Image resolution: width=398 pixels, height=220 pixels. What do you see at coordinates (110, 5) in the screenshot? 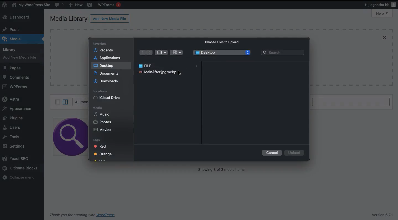
I see `WPForms` at bounding box center [110, 5].